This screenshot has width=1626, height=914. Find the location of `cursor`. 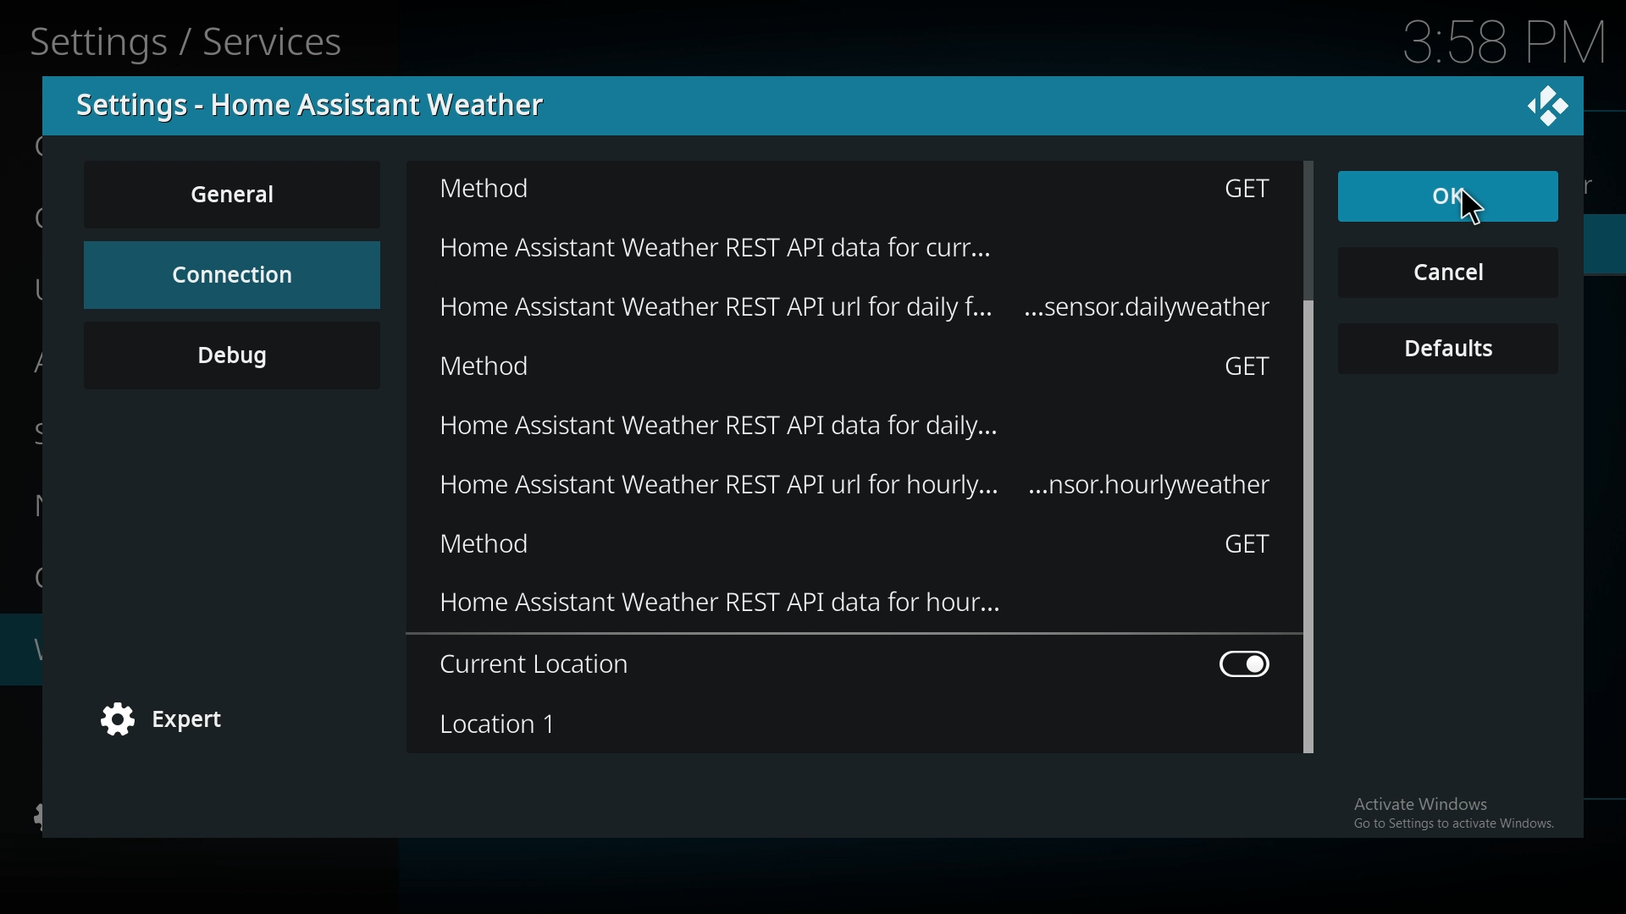

cursor is located at coordinates (1476, 215).